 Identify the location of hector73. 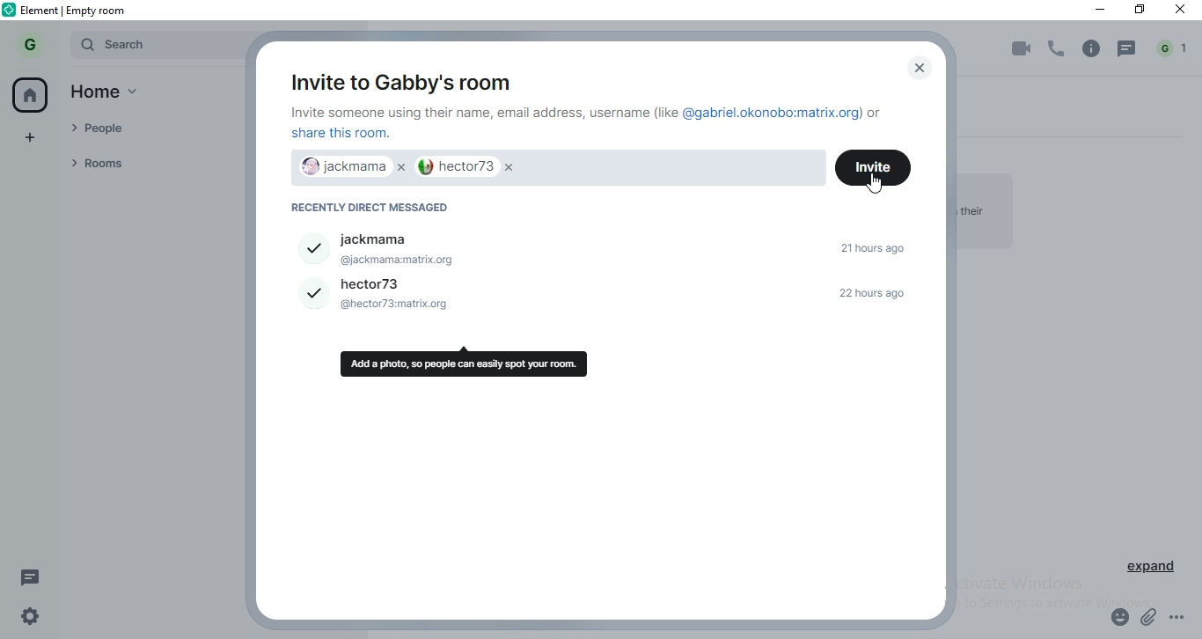
(605, 301).